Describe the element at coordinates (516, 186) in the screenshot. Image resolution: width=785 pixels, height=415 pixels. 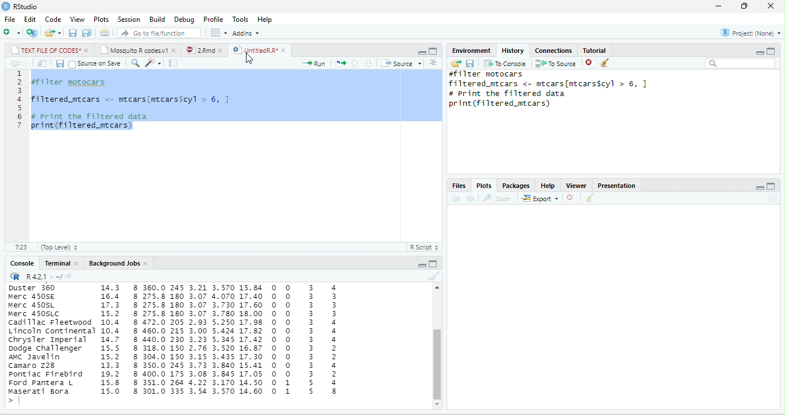
I see `Packages` at that location.